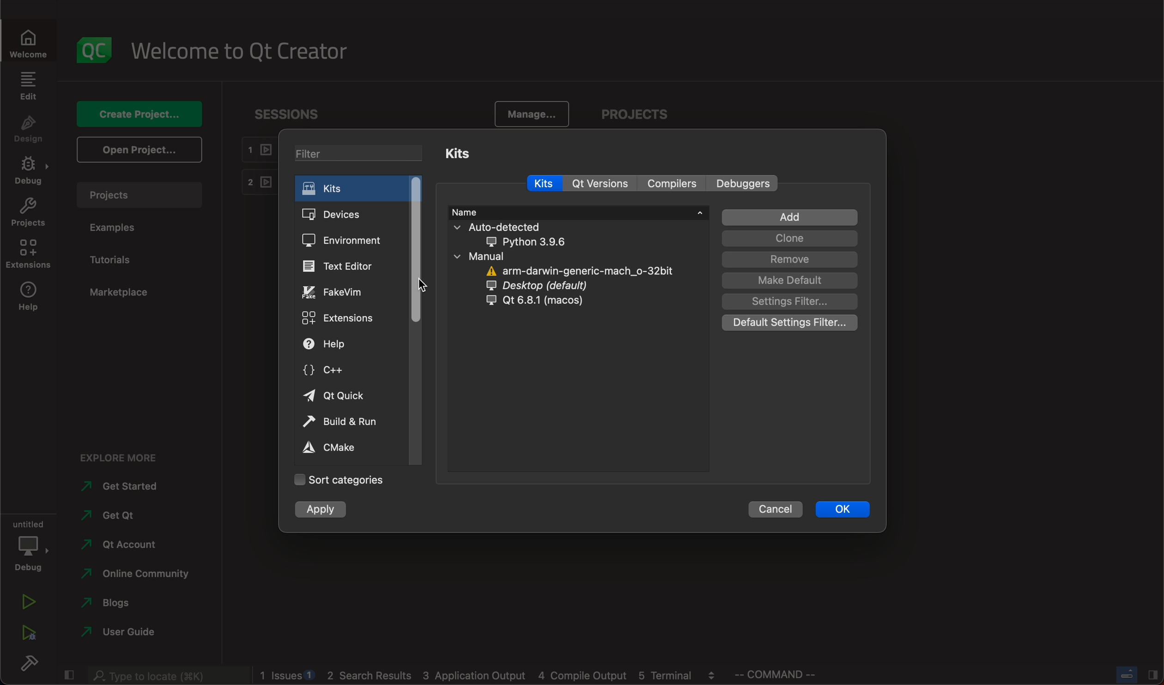  What do you see at coordinates (139, 195) in the screenshot?
I see `projects` at bounding box center [139, 195].